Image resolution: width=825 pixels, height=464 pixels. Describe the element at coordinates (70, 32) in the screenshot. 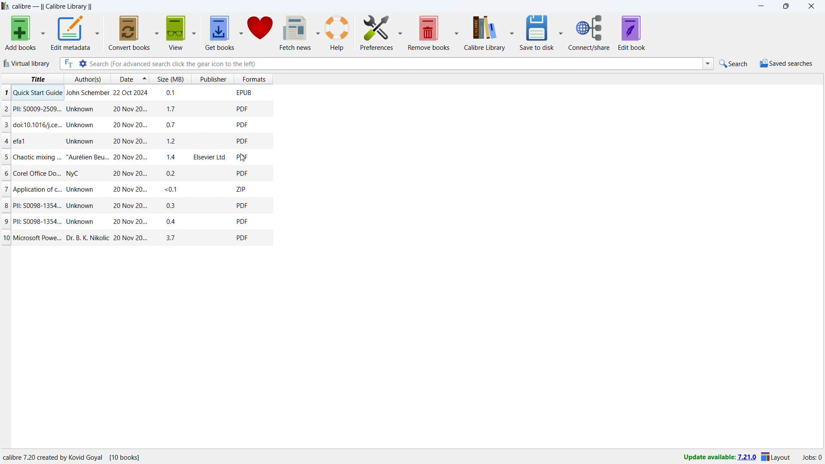

I see `edit metadata` at that location.